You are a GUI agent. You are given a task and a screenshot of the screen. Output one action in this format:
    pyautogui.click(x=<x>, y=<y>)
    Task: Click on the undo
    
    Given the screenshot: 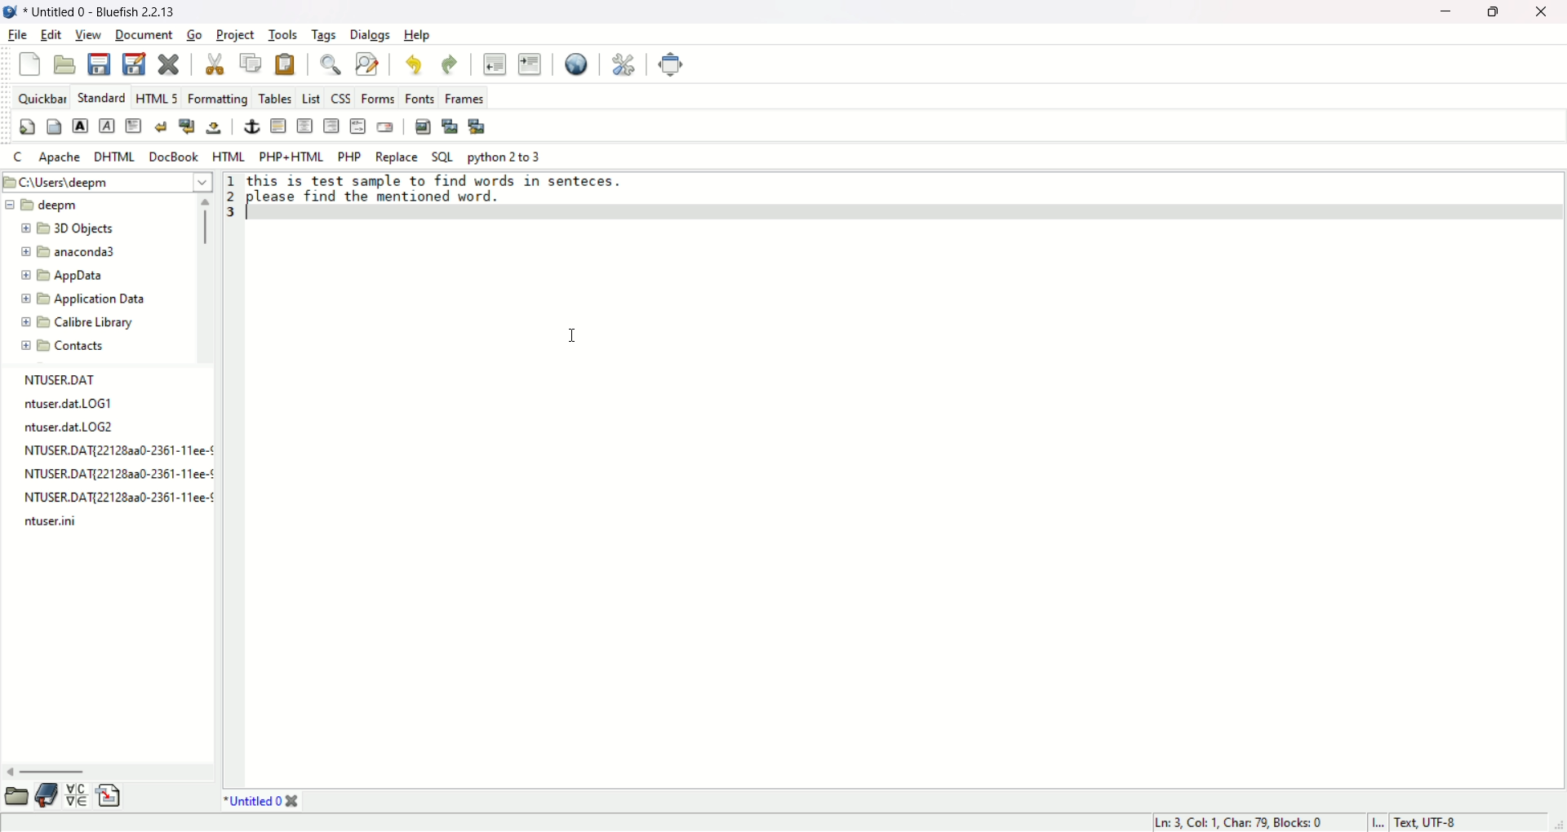 What is the action you would take?
    pyautogui.click(x=413, y=64)
    